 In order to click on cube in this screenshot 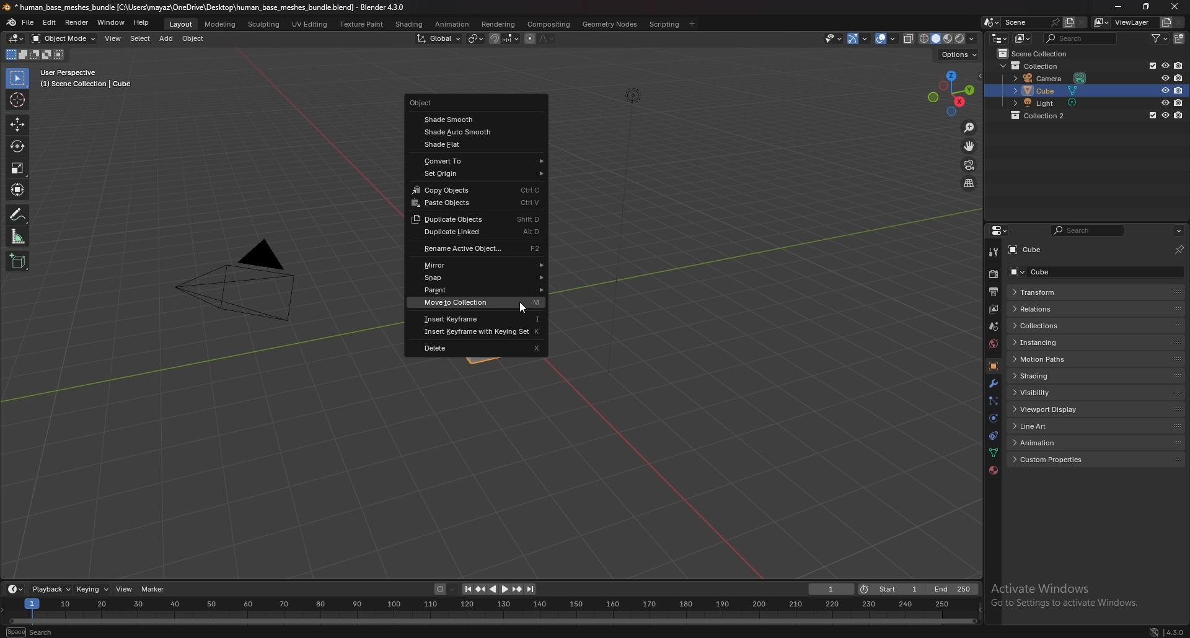, I will do `click(1054, 271)`.